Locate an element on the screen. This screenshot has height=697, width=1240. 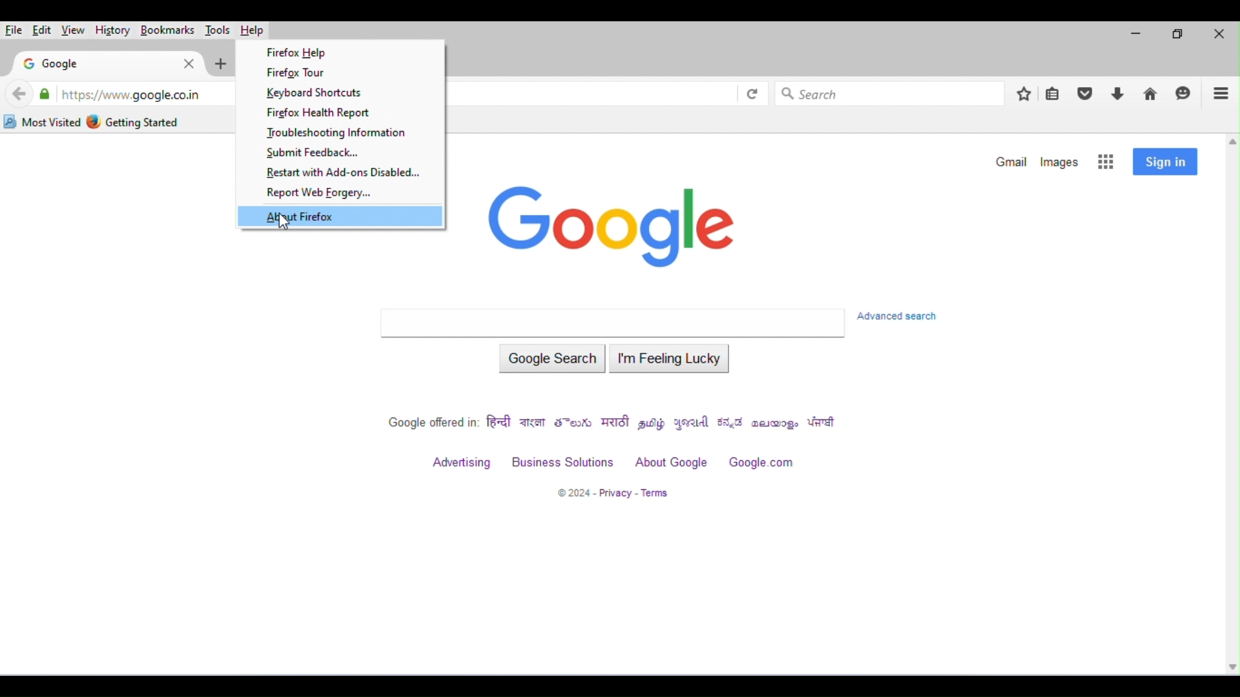
marathi is located at coordinates (617, 423).